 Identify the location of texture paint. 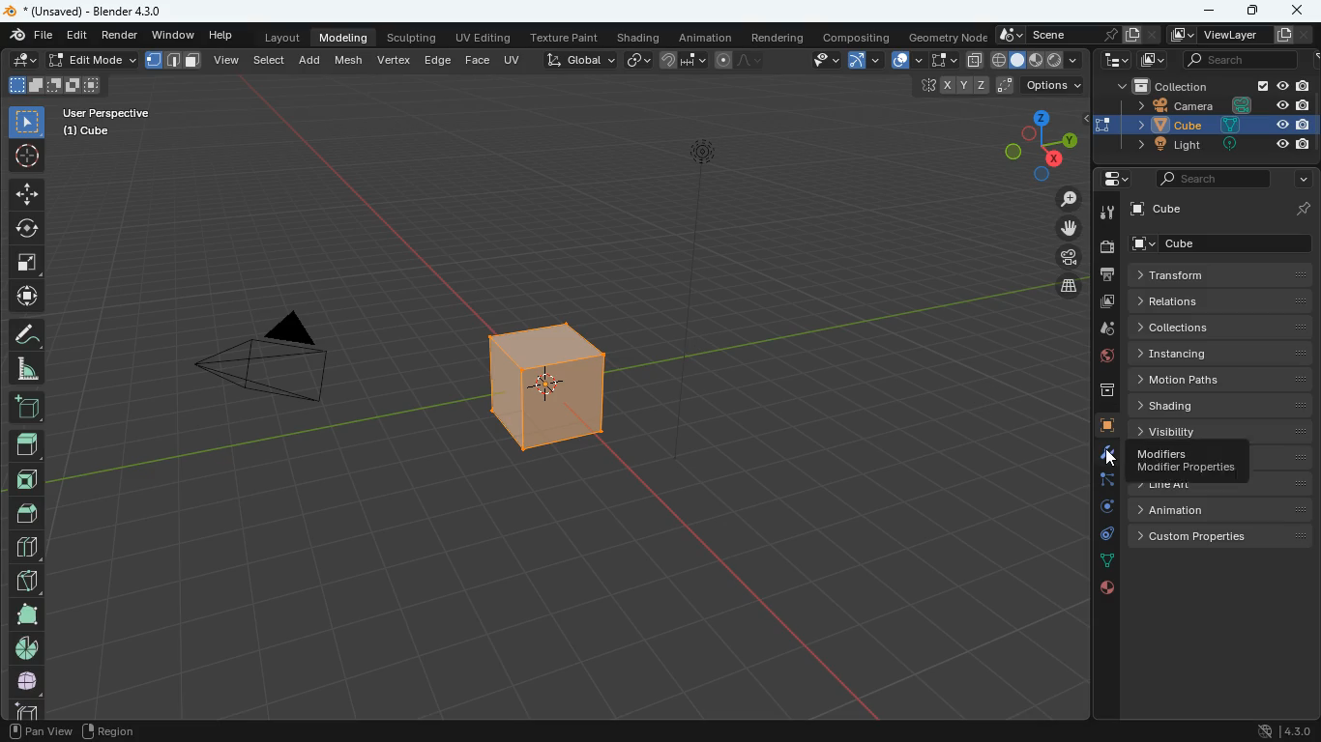
(567, 37).